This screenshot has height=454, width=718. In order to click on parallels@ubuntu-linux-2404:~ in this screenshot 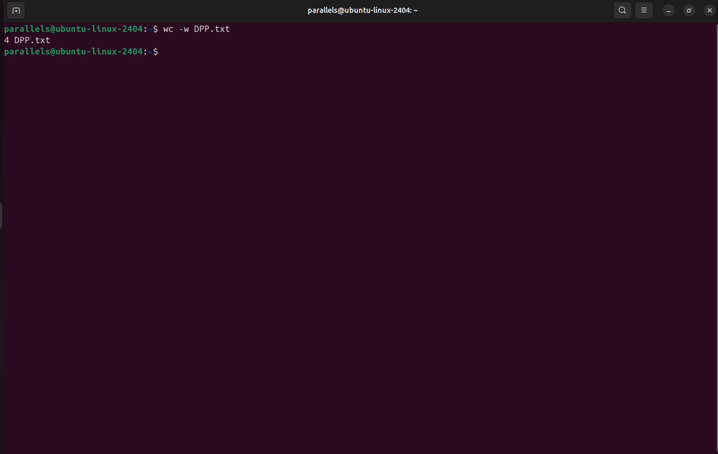, I will do `click(363, 10)`.